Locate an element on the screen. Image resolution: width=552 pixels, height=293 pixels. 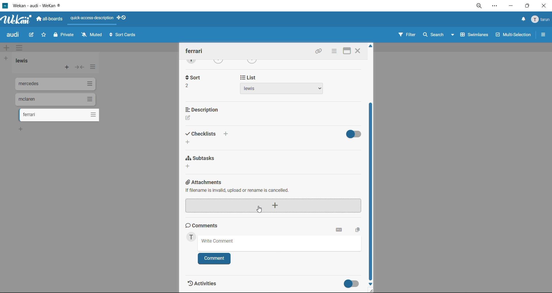
edit is located at coordinates (33, 35).